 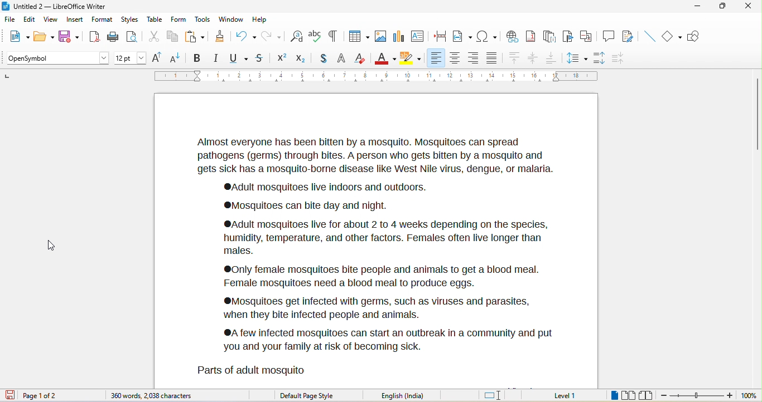 What do you see at coordinates (197, 57) in the screenshot?
I see `bold` at bounding box center [197, 57].